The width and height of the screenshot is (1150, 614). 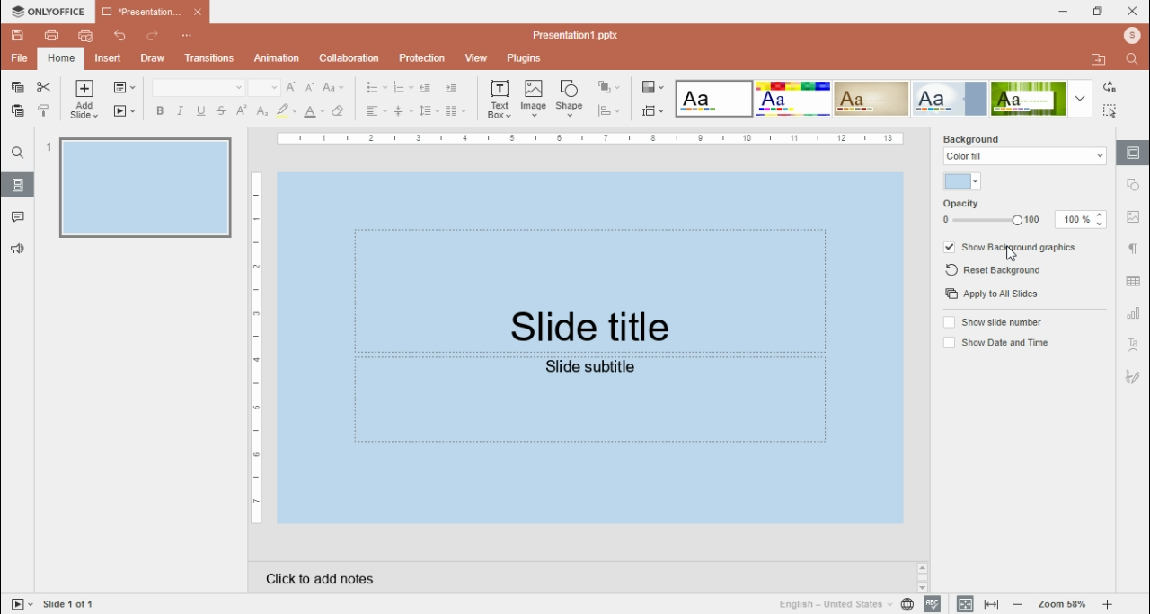 I want to click on italics, so click(x=181, y=111).